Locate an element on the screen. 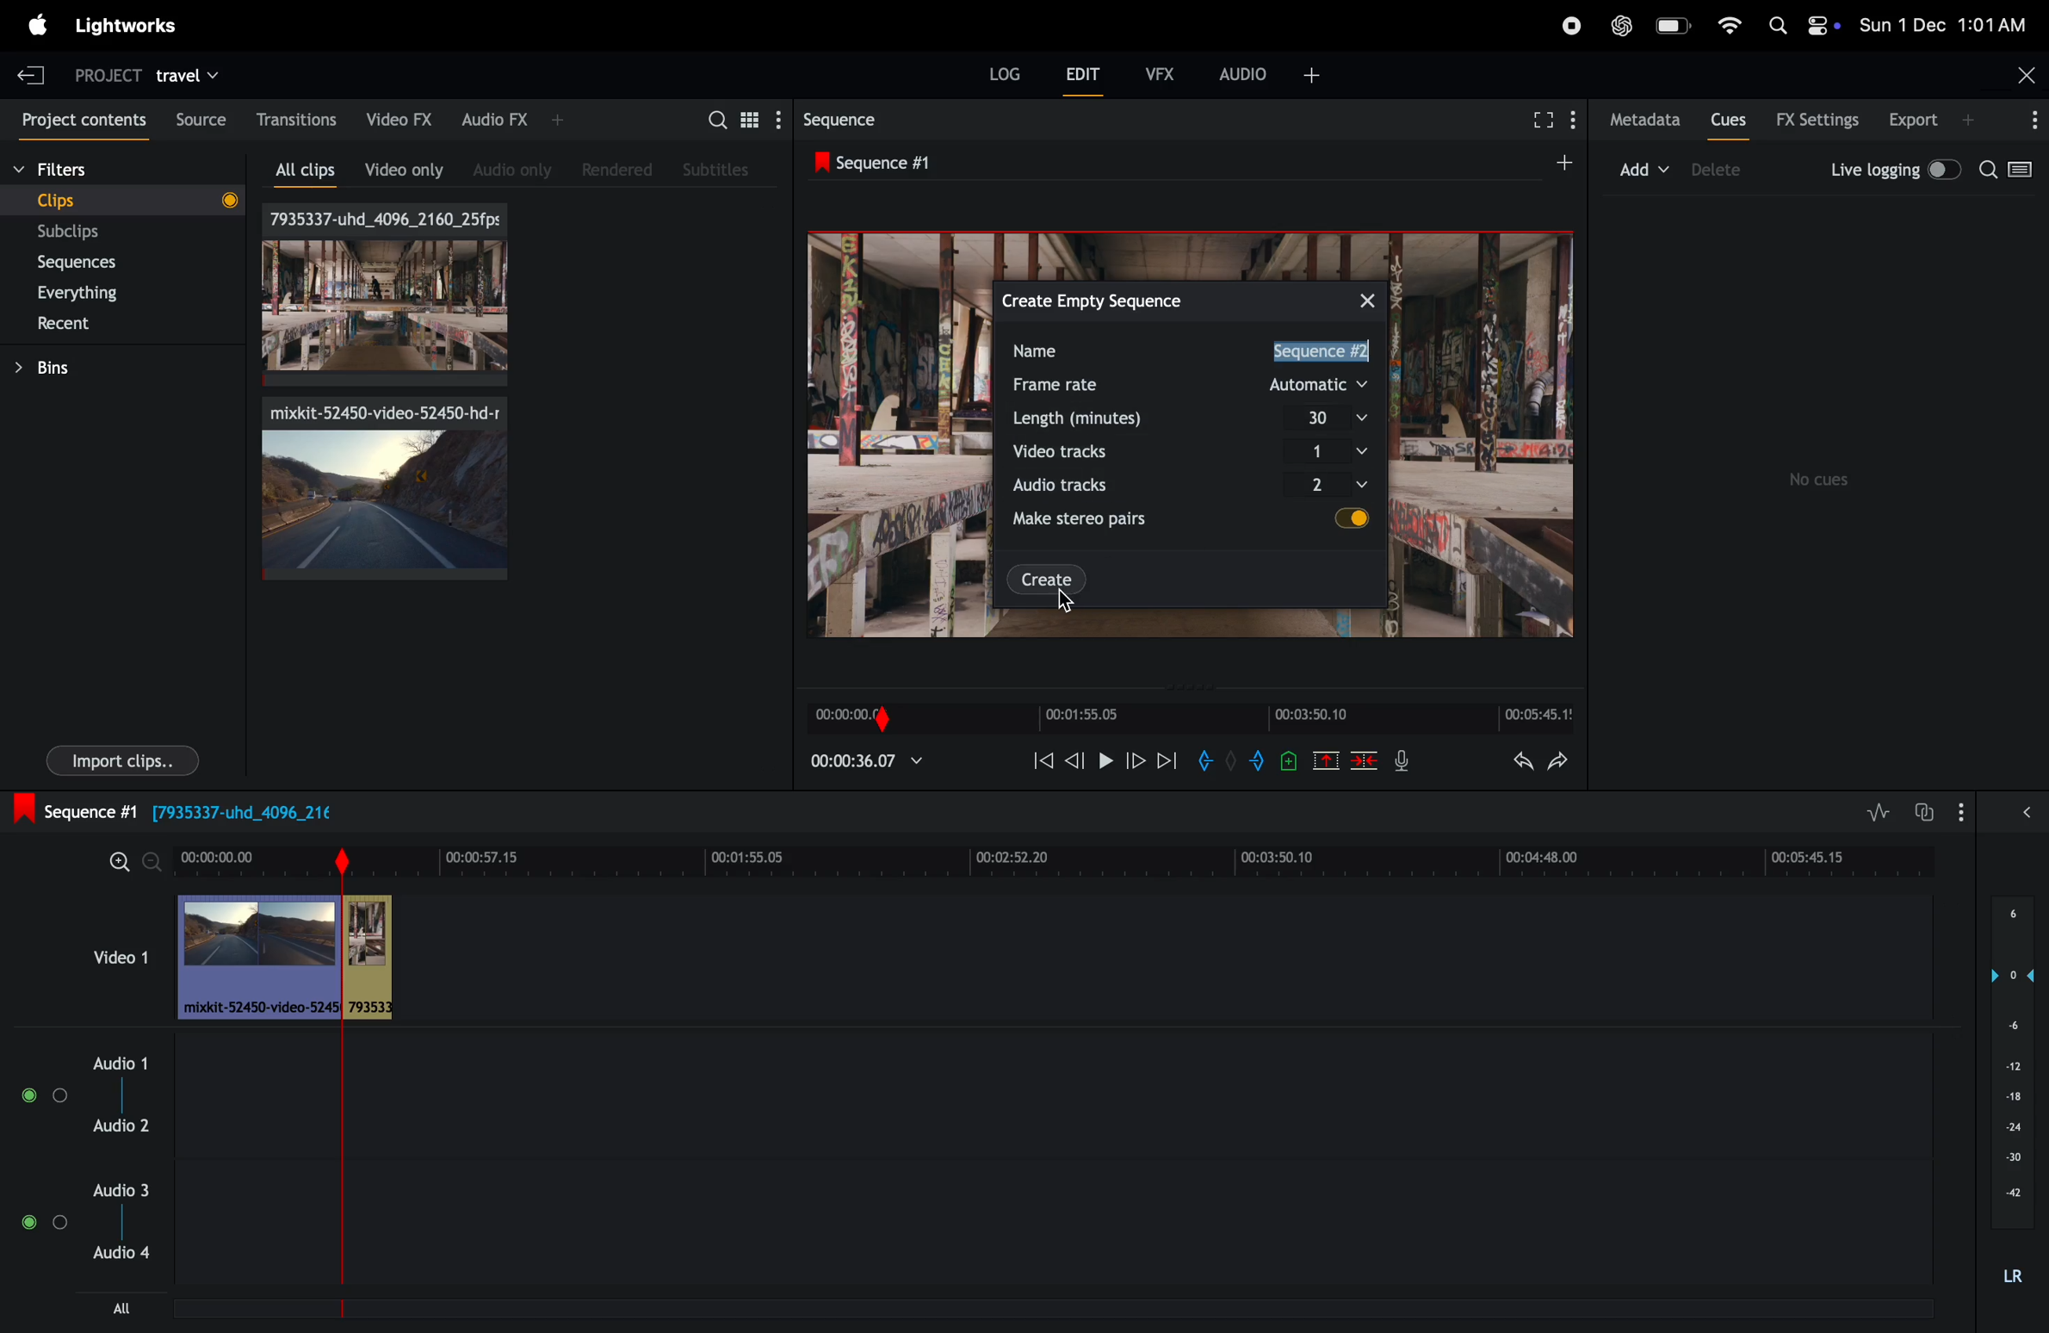 This screenshot has height=1333, width=2049. clips is located at coordinates (382, 294).